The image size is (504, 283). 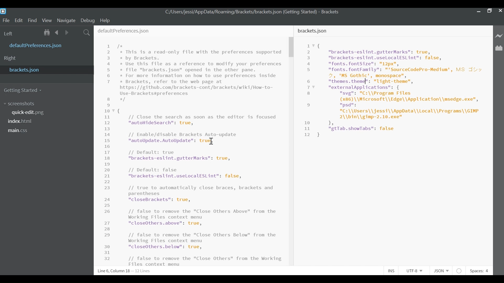 What do you see at coordinates (87, 32) in the screenshot?
I see `Find In Files` at bounding box center [87, 32].